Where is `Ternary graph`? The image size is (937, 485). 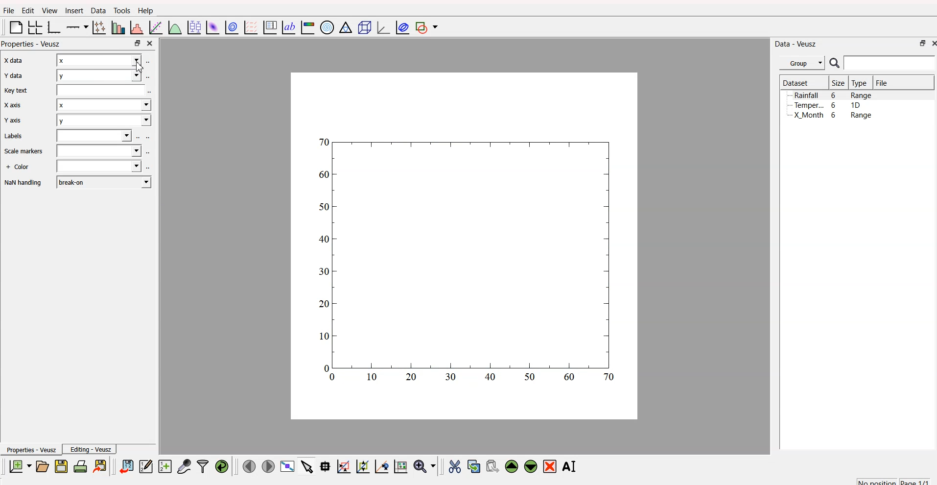 Ternary graph is located at coordinates (344, 28).